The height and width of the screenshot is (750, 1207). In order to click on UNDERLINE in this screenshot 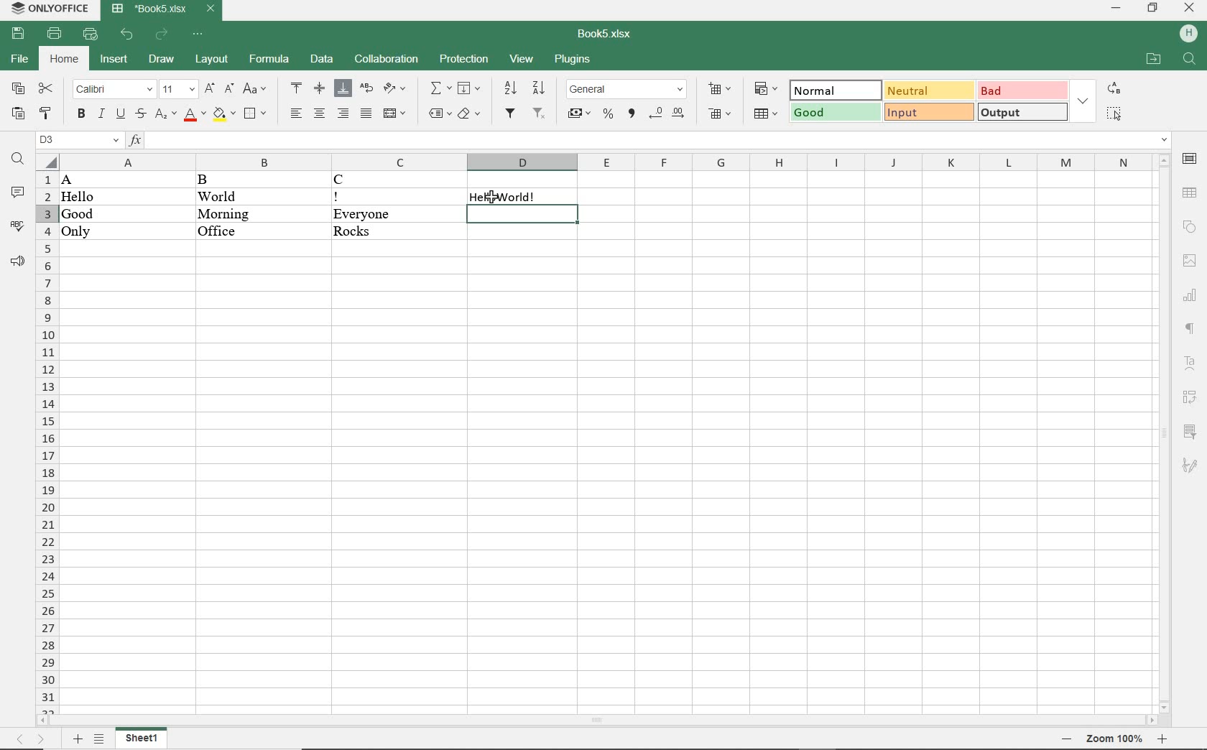, I will do `click(121, 114)`.